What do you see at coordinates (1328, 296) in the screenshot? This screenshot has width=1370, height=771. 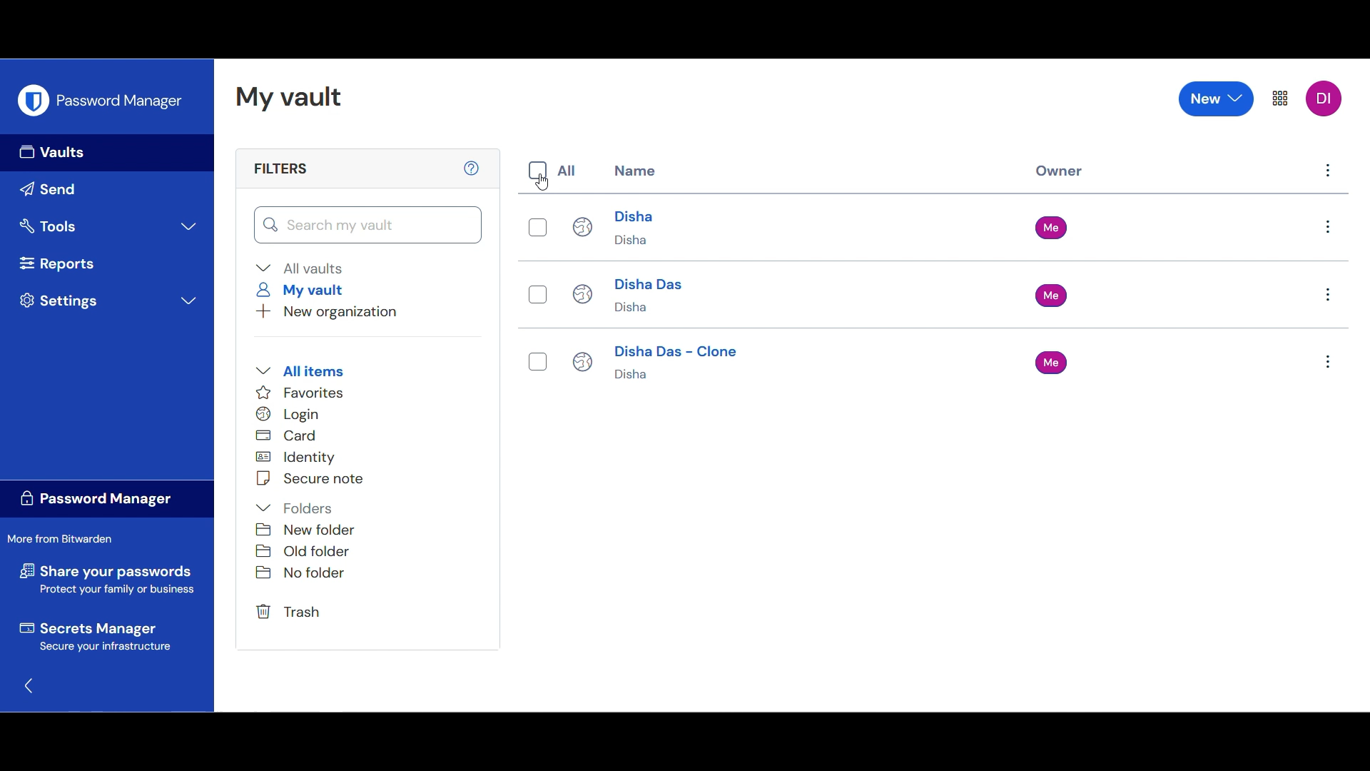 I see `Settings for each item respectively` at bounding box center [1328, 296].